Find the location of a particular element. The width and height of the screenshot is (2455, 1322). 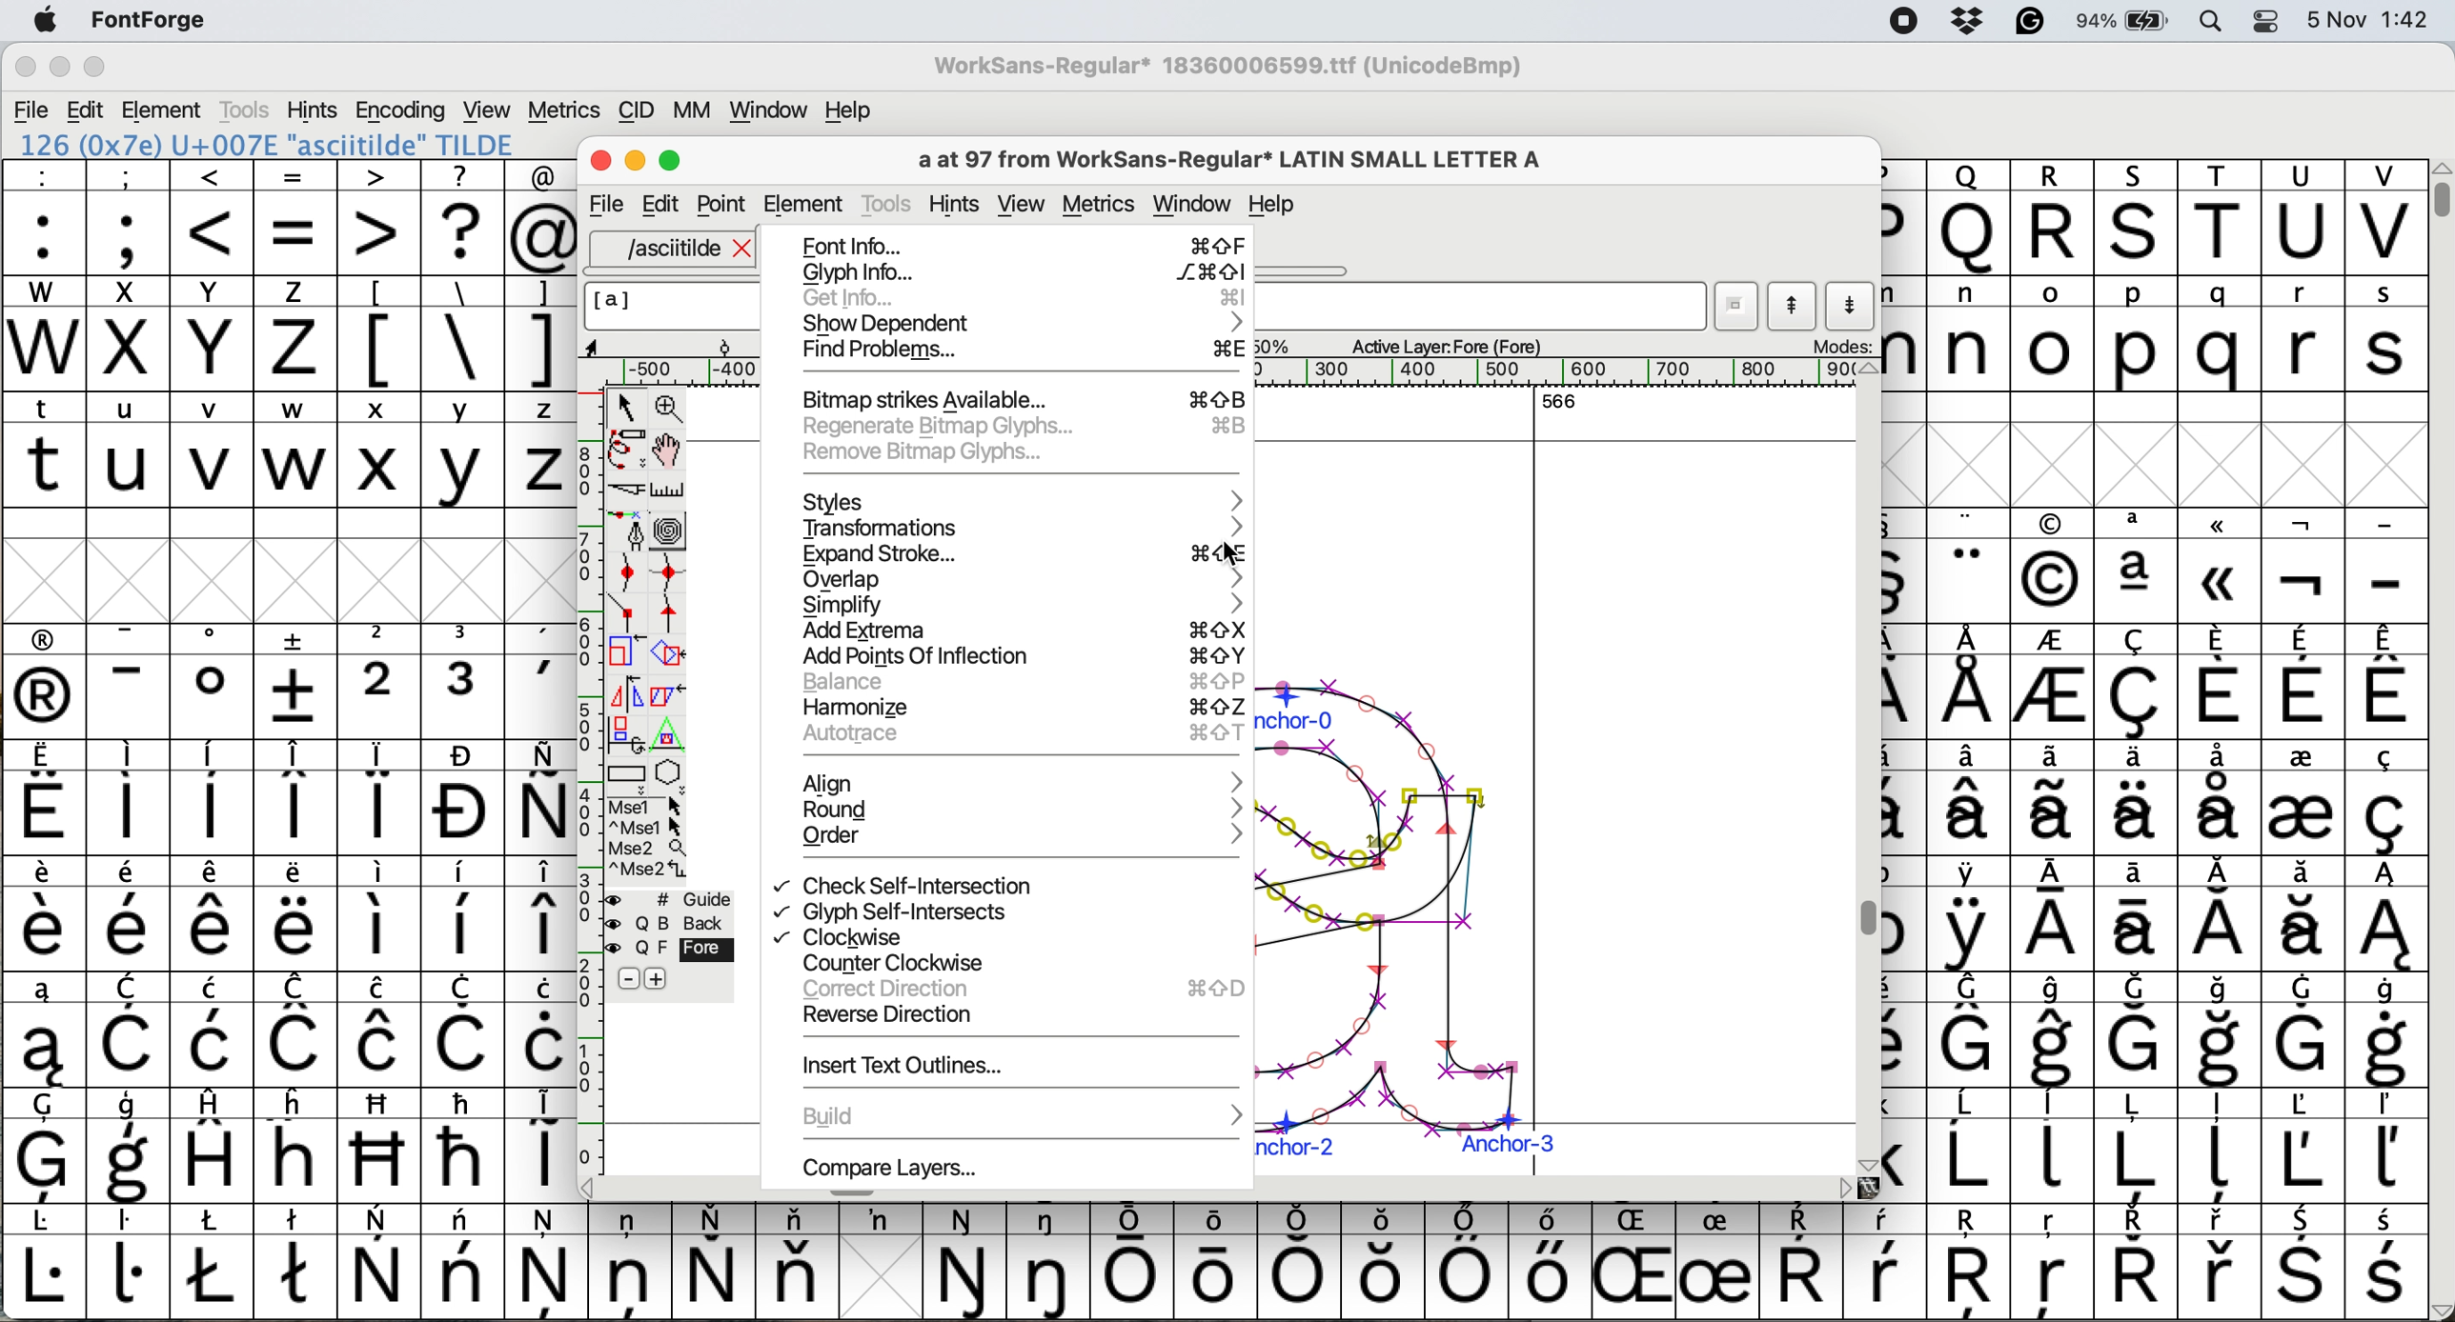

z is located at coordinates (295, 332).